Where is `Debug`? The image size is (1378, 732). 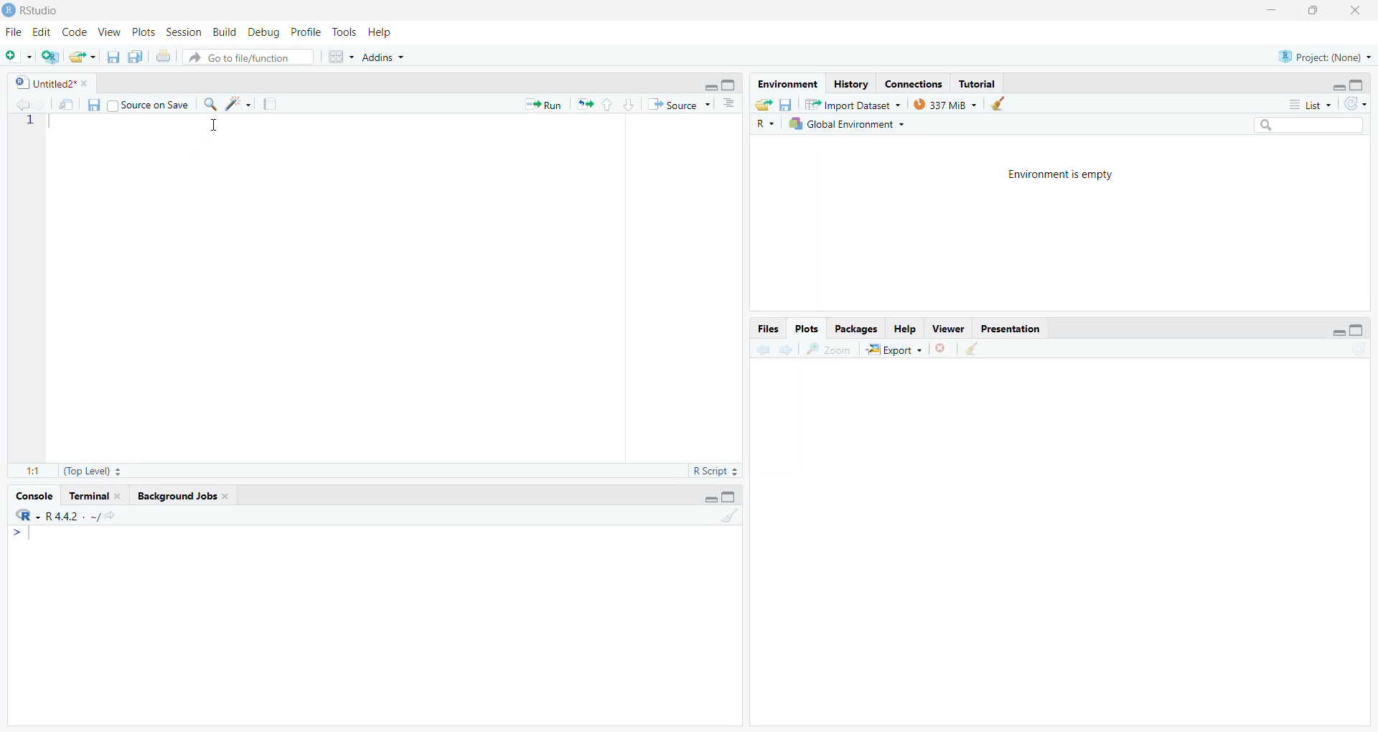
Debug is located at coordinates (263, 32).